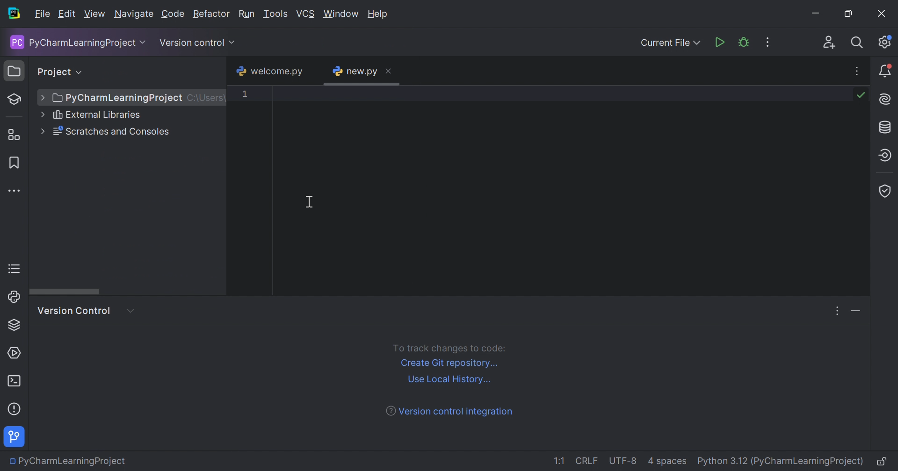  I want to click on 1, so click(246, 94).